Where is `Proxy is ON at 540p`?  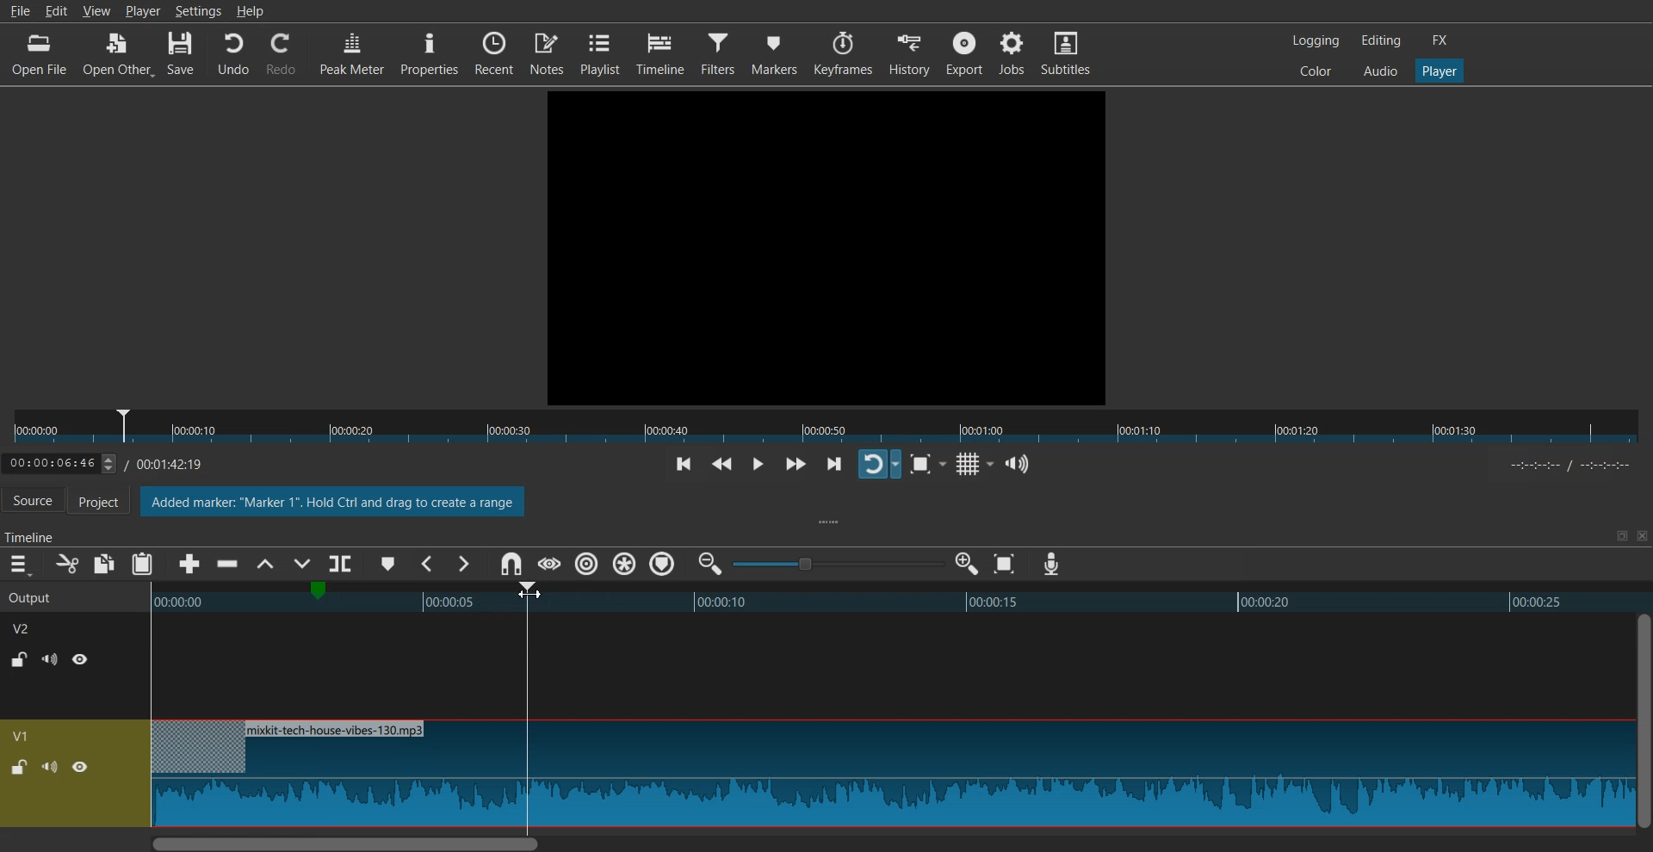
Proxy is ON at 540p is located at coordinates (334, 503).